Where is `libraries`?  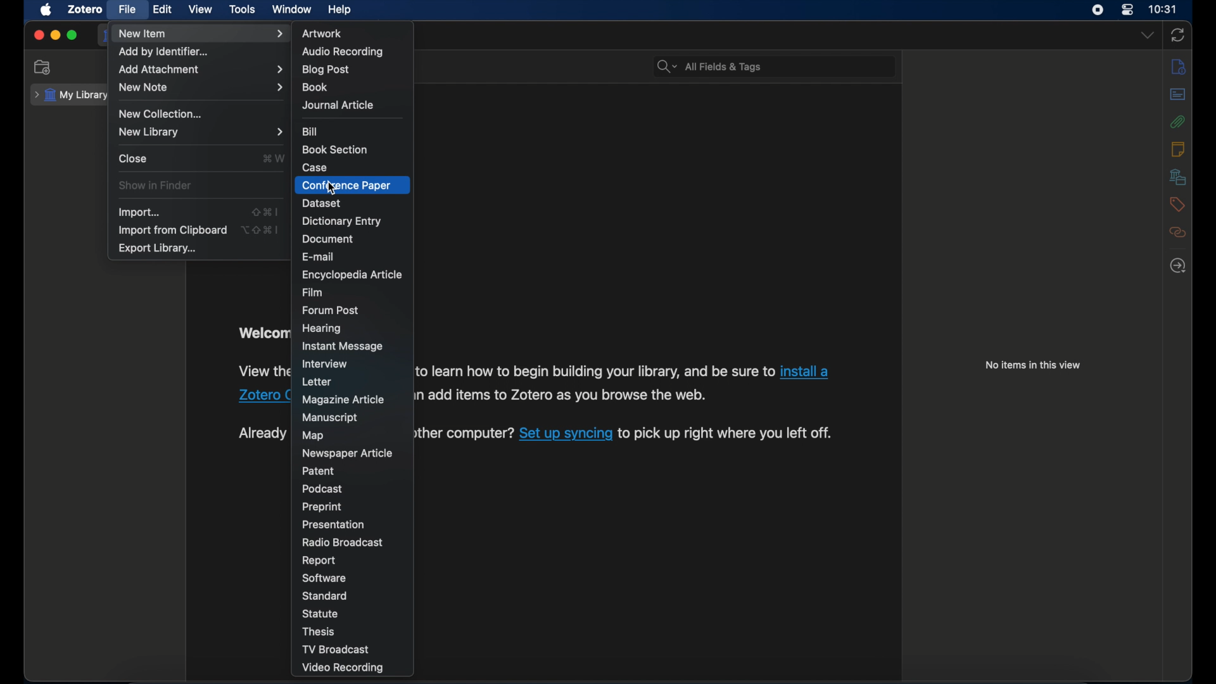 libraries is located at coordinates (1179, 177).